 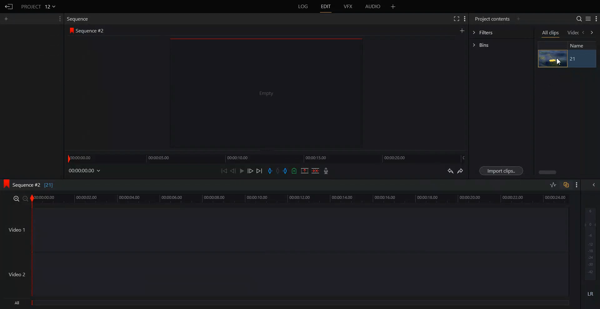 What do you see at coordinates (590, 243) in the screenshot?
I see `Audio output in Db` at bounding box center [590, 243].